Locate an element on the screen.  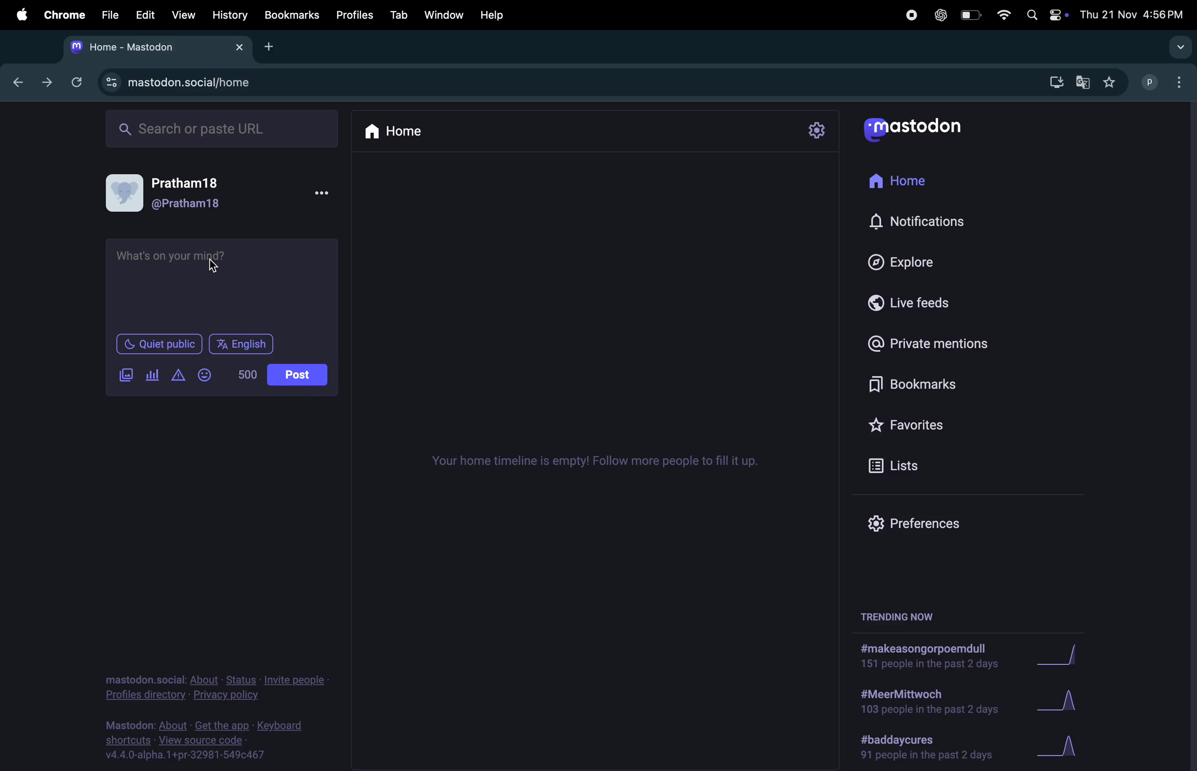
searchbar is located at coordinates (223, 129).